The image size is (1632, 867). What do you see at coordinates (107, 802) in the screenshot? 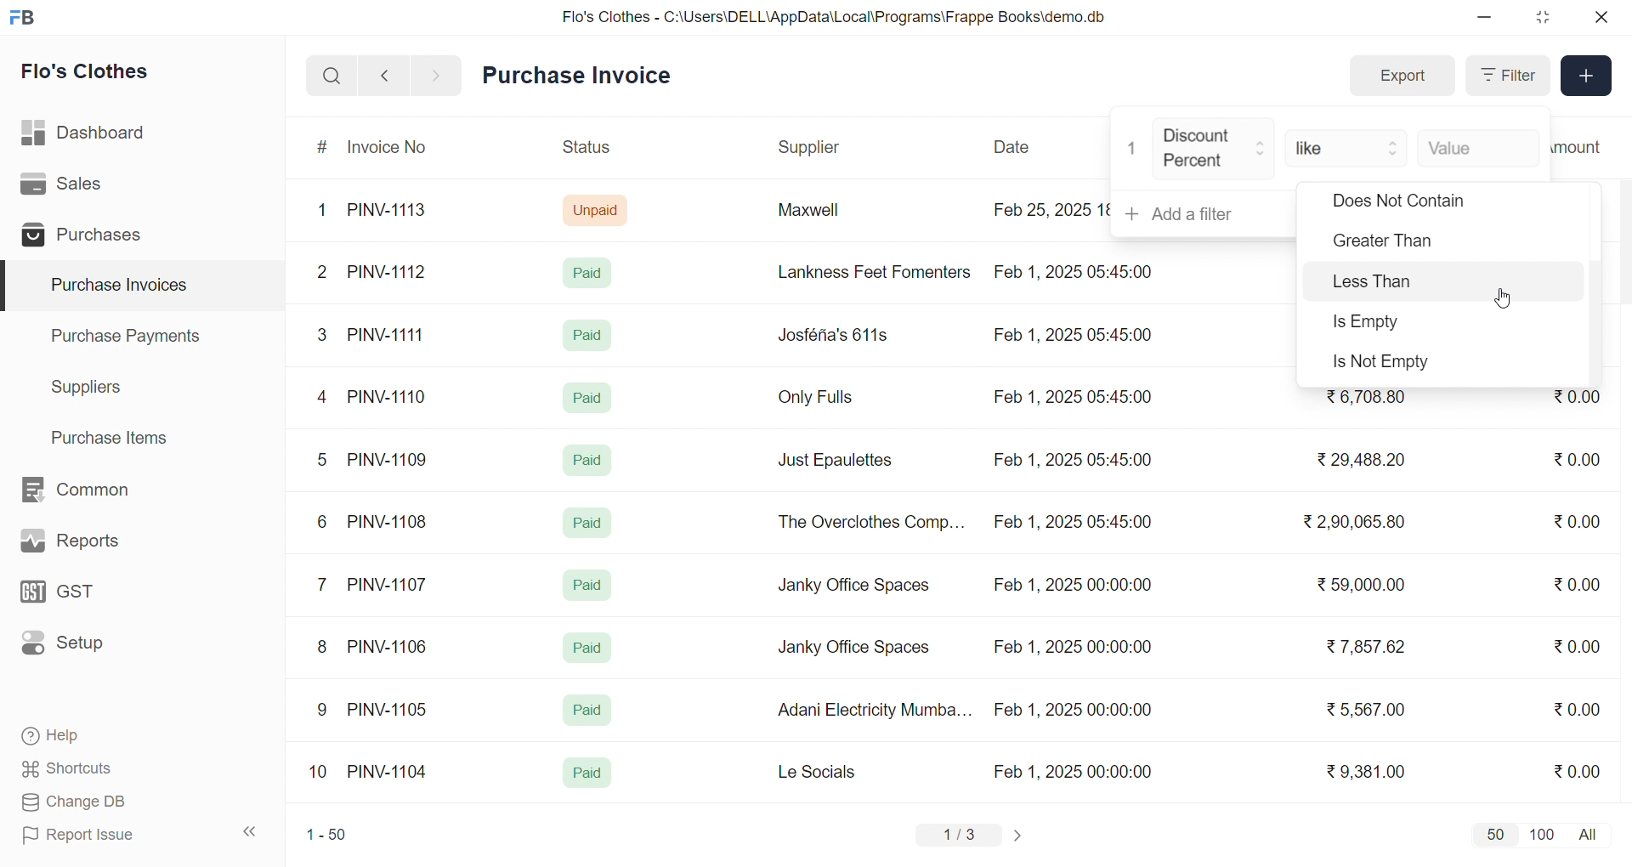
I see `Change DB` at bounding box center [107, 802].